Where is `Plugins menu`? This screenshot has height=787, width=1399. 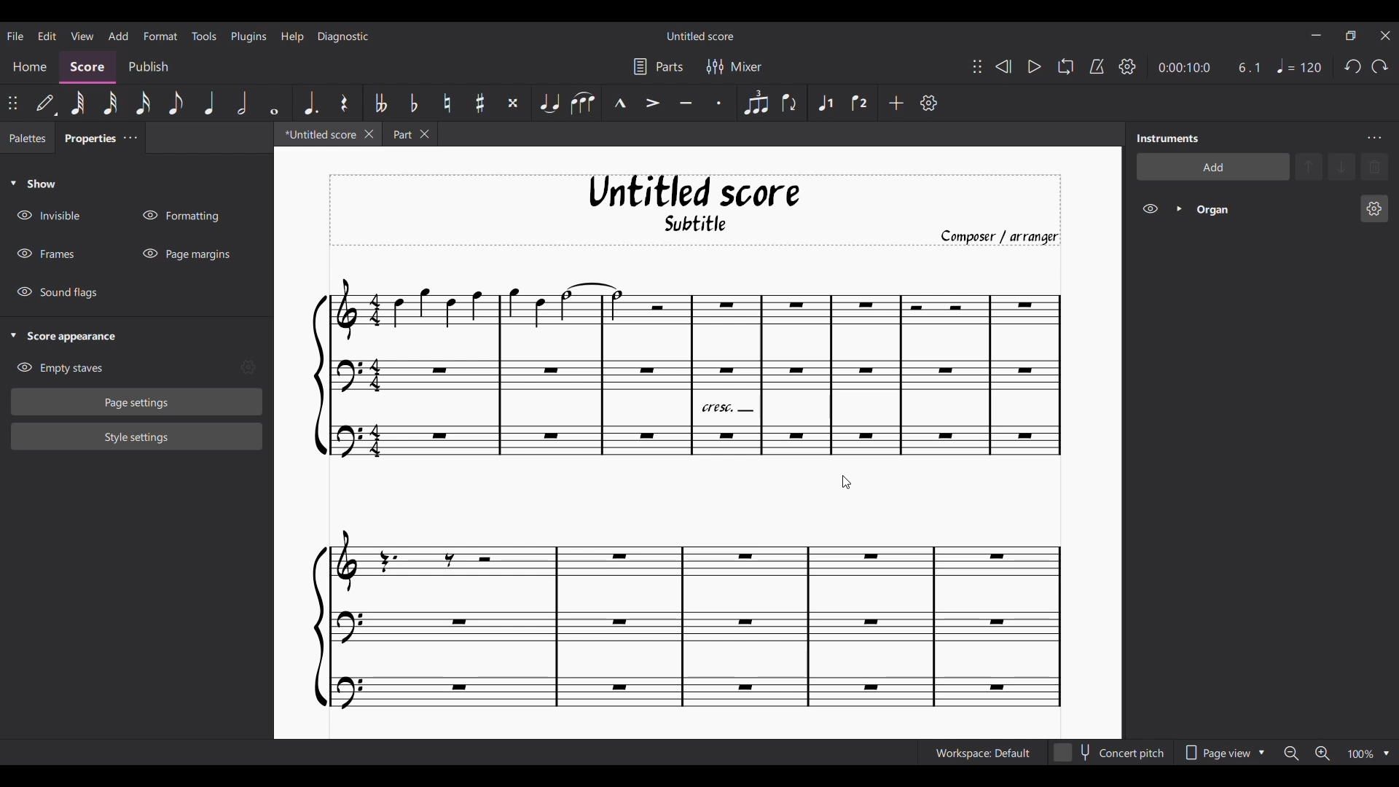 Plugins menu is located at coordinates (249, 36).